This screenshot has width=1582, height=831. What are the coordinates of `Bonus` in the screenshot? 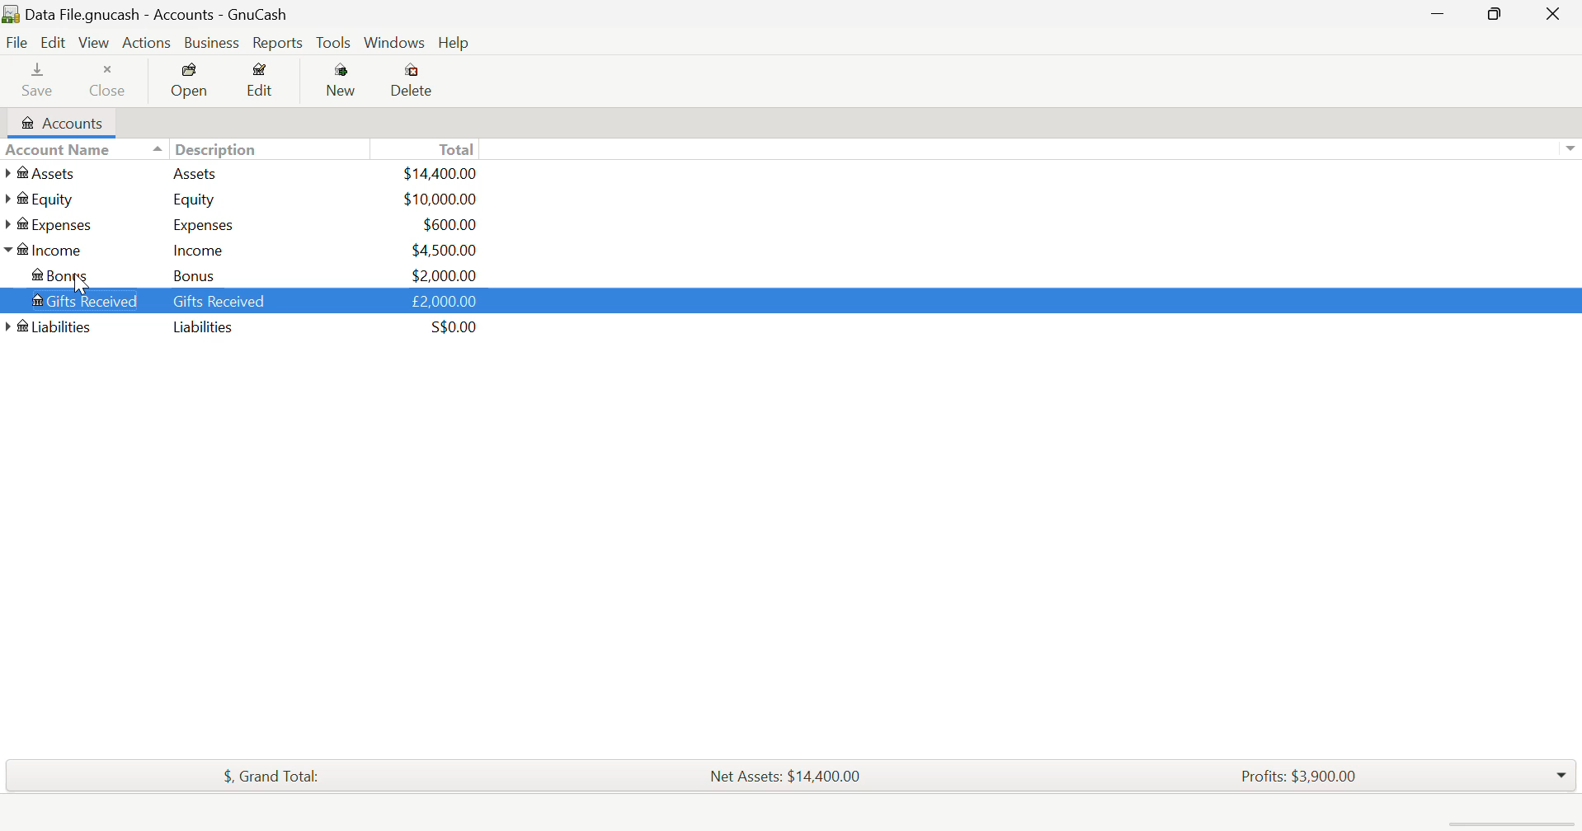 It's located at (203, 276).